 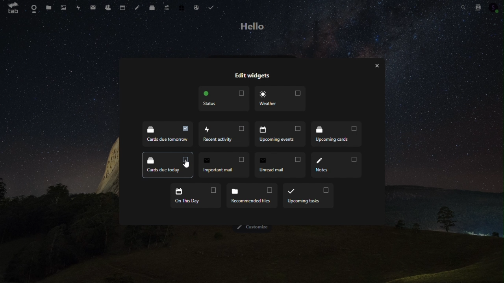 I want to click on Account icon, so click(x=495, y=7).